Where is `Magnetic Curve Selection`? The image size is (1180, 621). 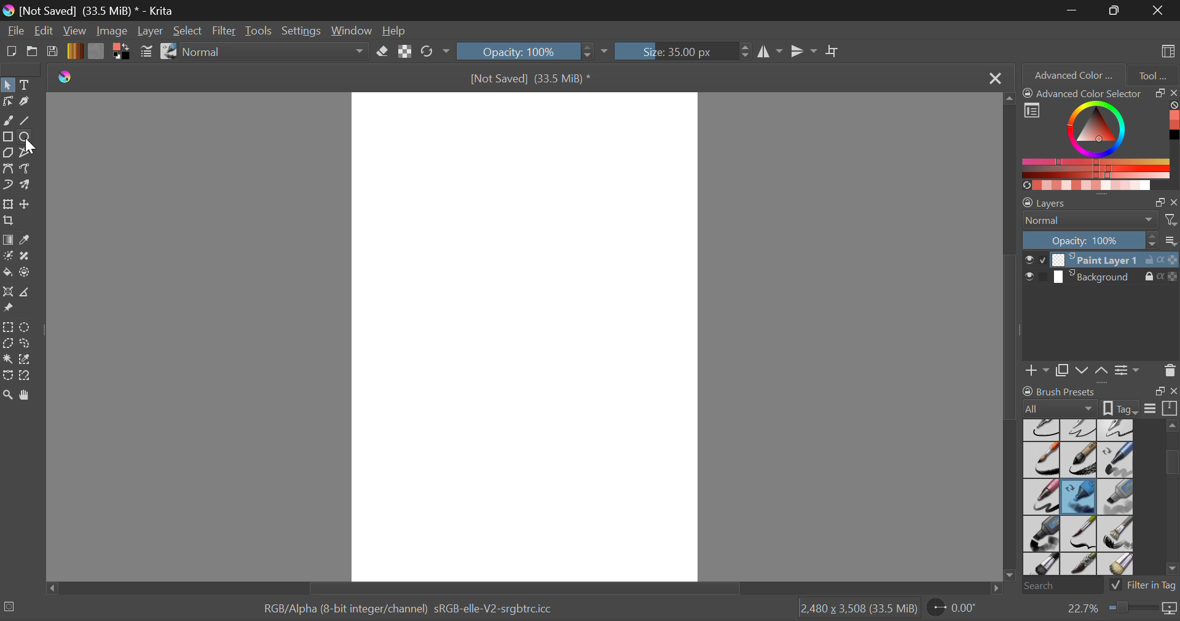 Magnetic Curve Selection is located at coordinates (29, 376).